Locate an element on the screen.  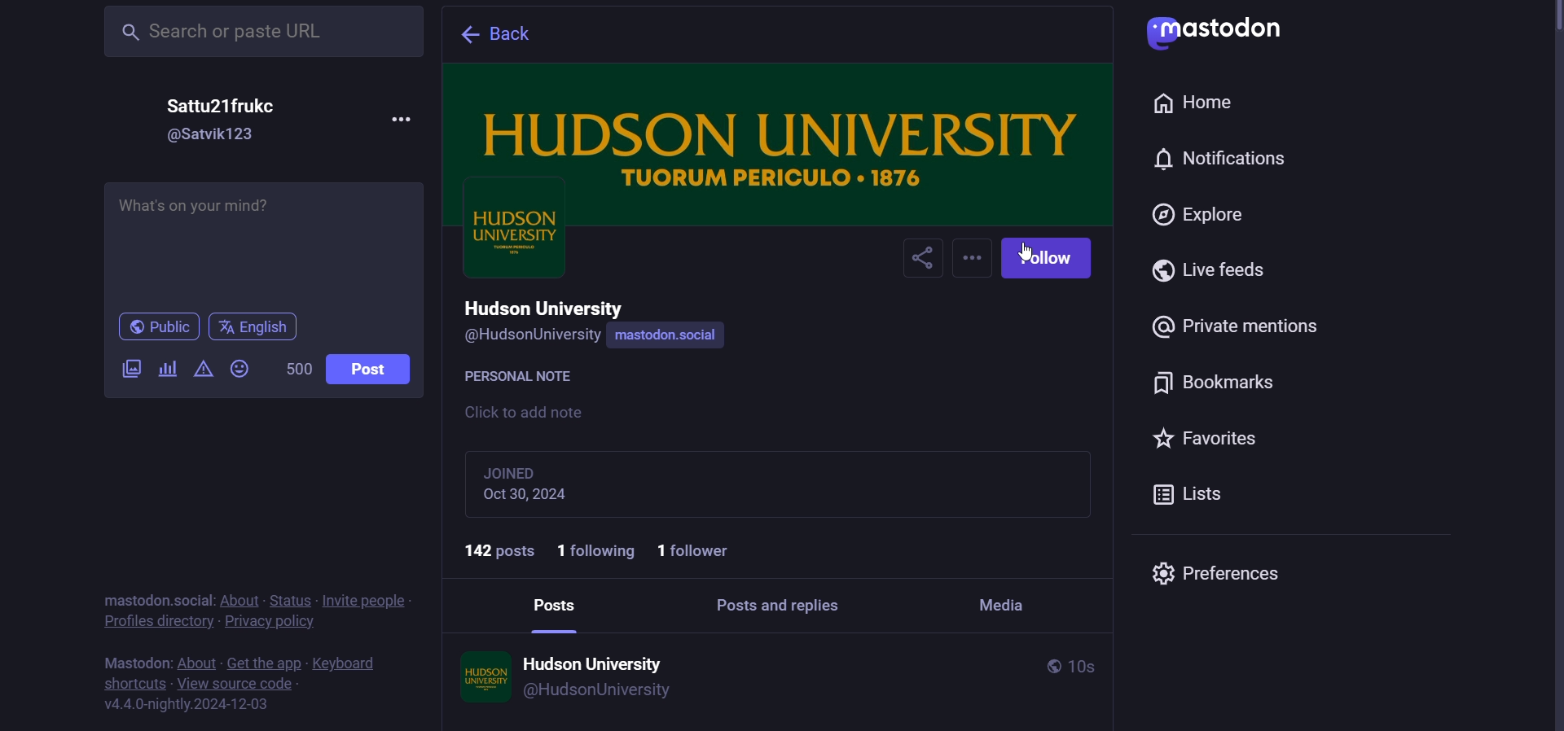
bookmark is located at coordinates (1226, 383).